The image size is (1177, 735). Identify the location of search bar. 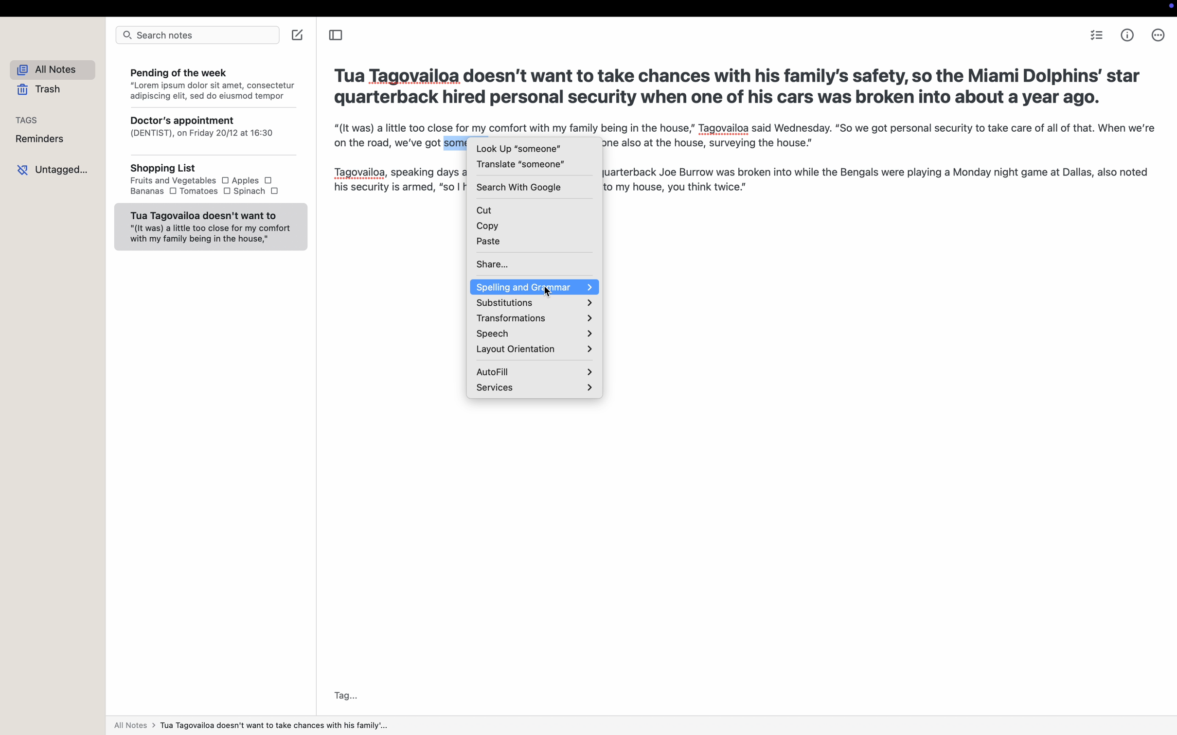
(196, 36).